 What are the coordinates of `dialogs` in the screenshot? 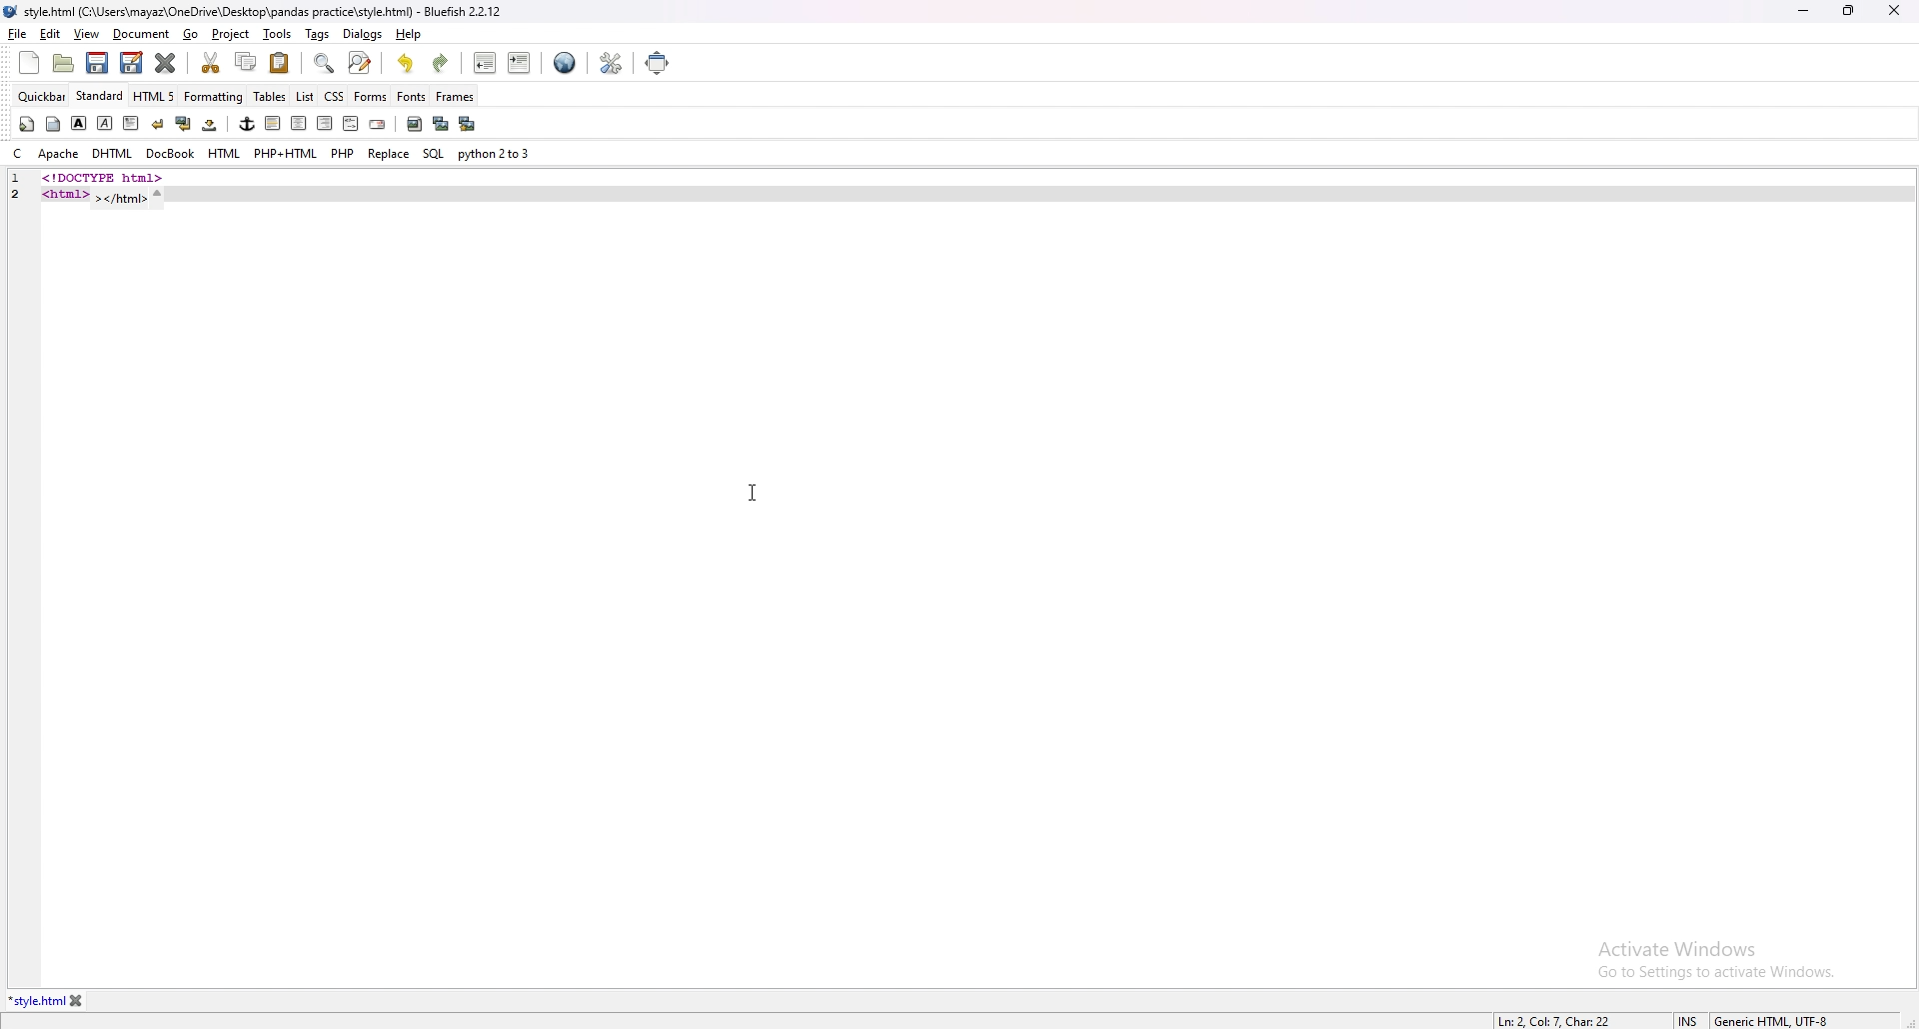 It's located at (363, 34).